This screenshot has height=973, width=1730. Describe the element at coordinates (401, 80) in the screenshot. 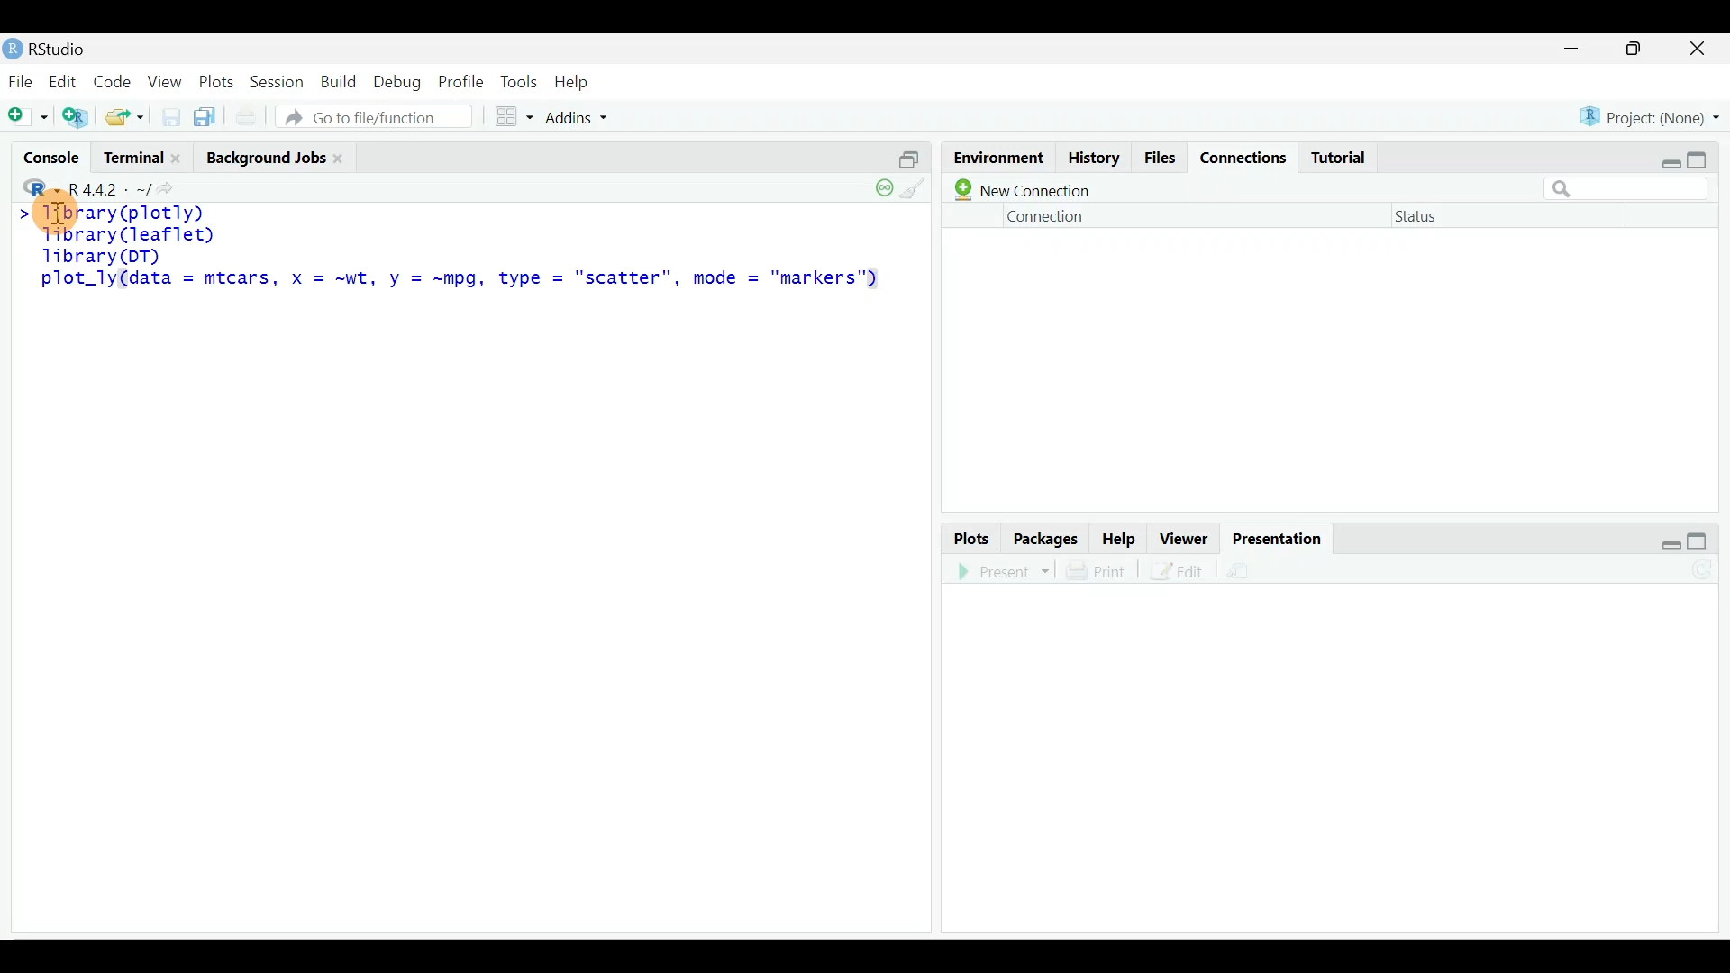

I see `Debug` at that location.